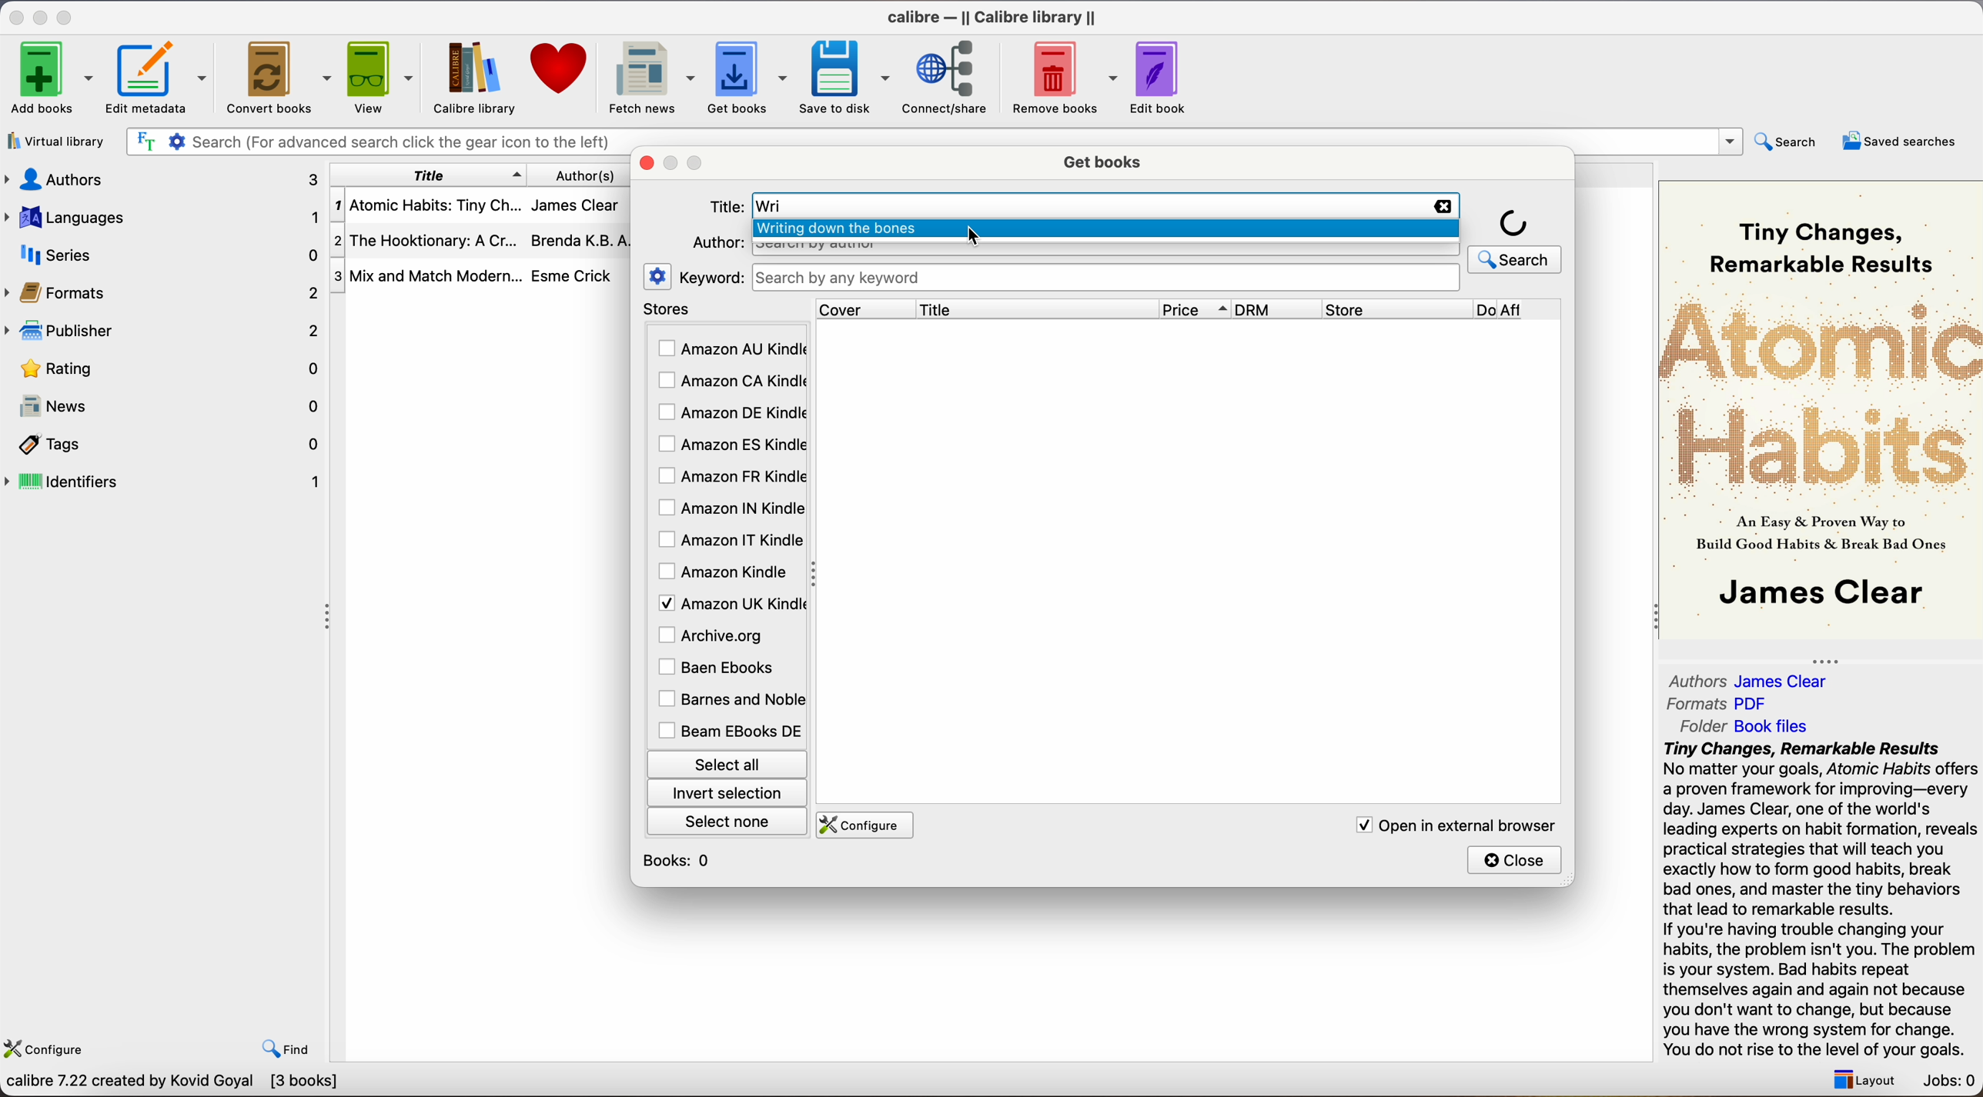  What do you see at coordinates (730, 382) in the screenshot?
I see `Amazon CA Kindle` at bounding box center [730, 382].